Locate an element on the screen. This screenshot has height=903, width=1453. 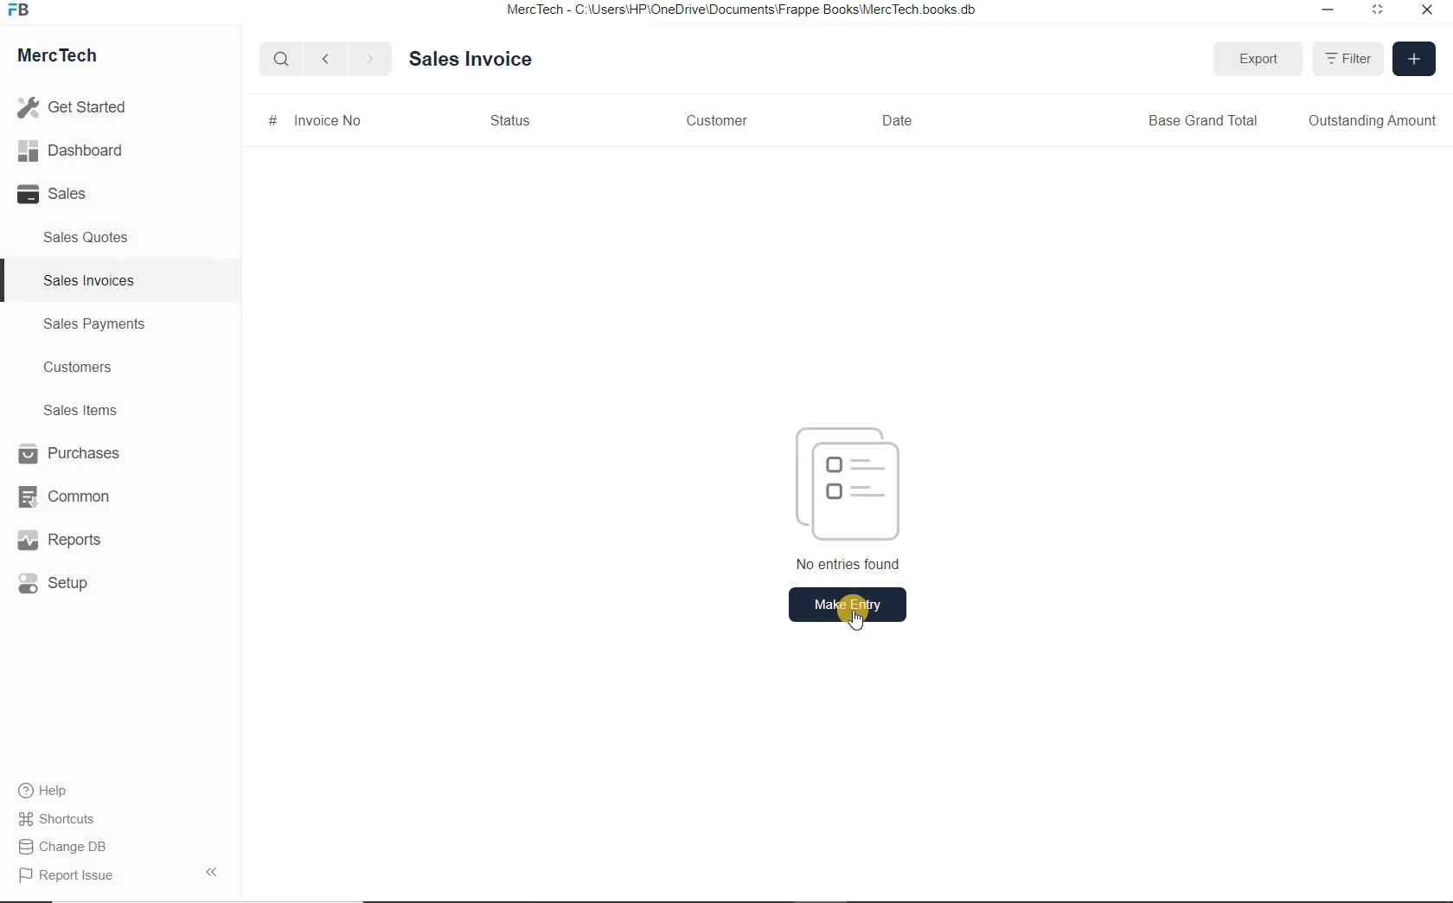
Create new is located at coordinates (1415, 59).